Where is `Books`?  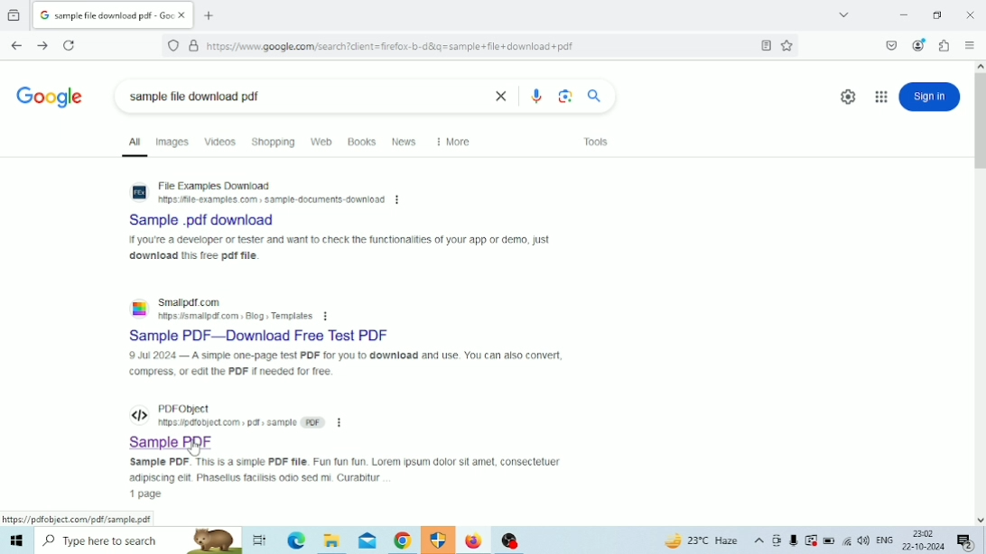 Books is located at coordinates (362, 142).